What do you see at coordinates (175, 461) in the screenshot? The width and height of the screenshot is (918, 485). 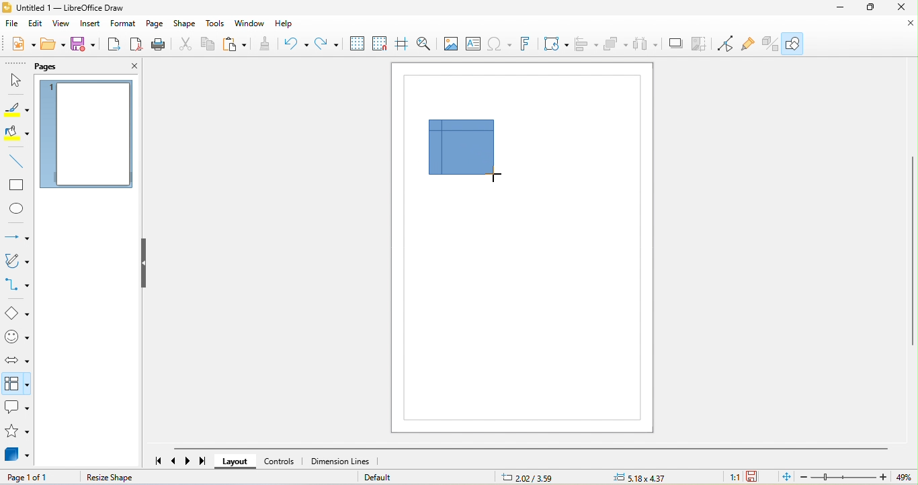 I see `scroll to previous page` at bounding box center [175, 461].